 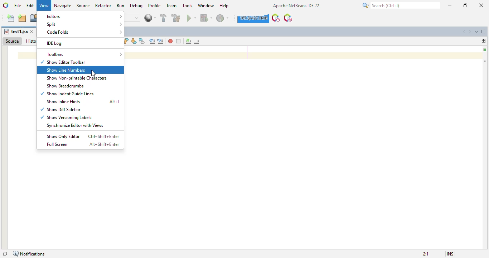 I want to click on edit, so click(x=30, y=5).